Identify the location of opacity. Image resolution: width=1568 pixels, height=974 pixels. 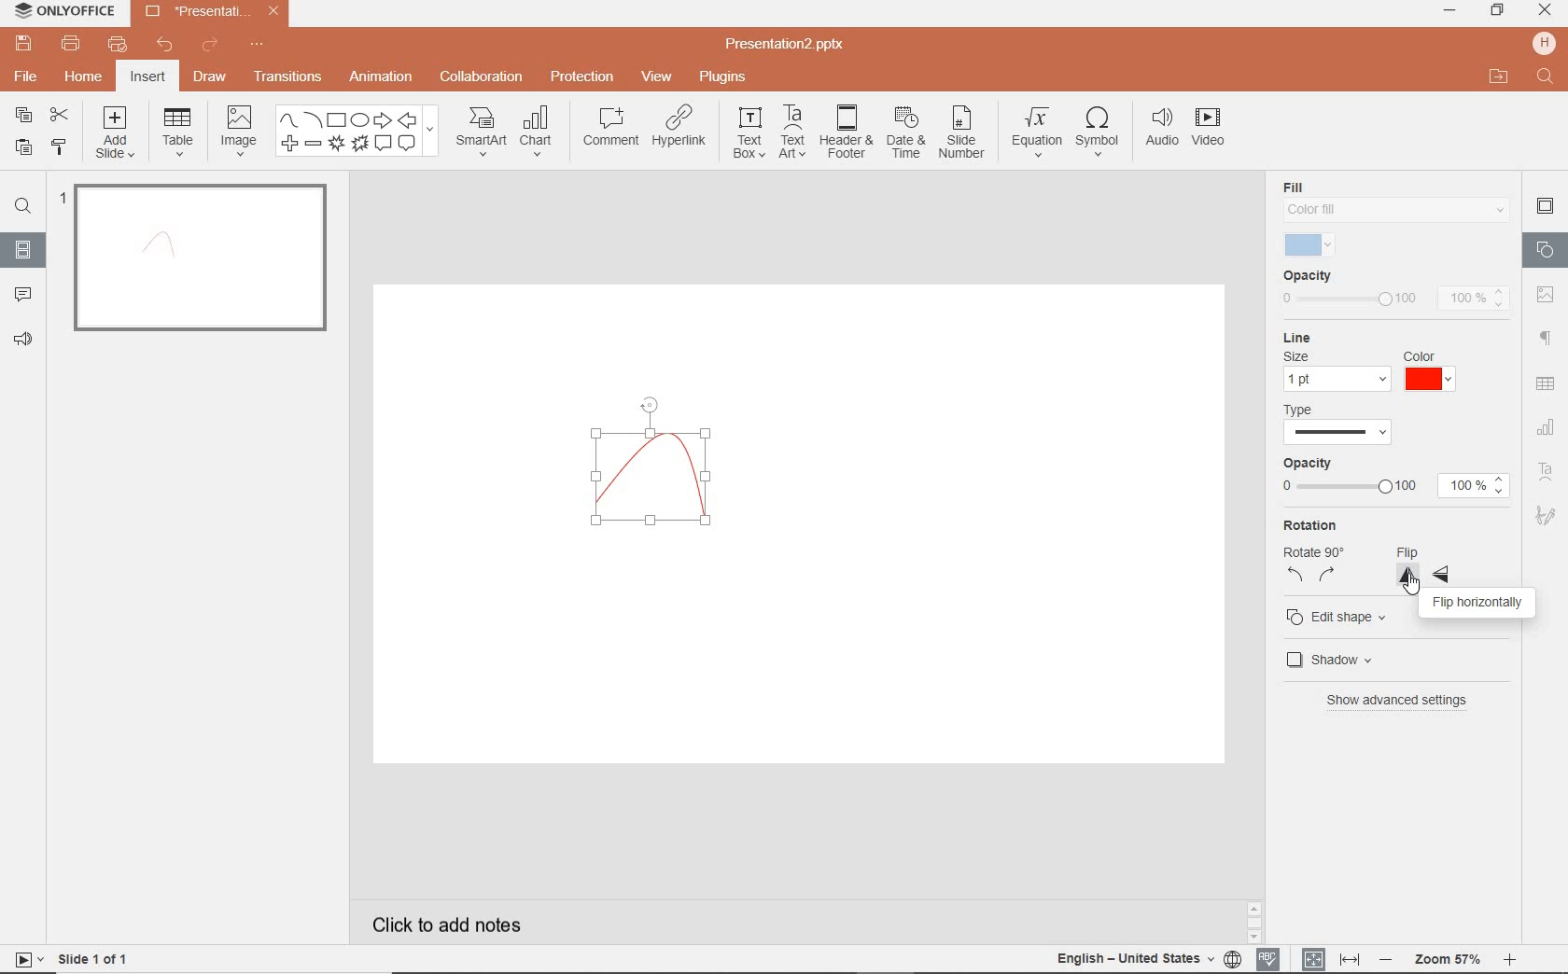
(1348, 291).